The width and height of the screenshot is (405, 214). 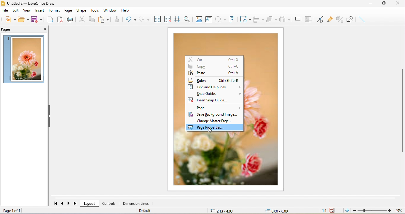 What do you see at coordinates (10, 18) in the screenshot?
I see `new` at bounding box center [10, 18].